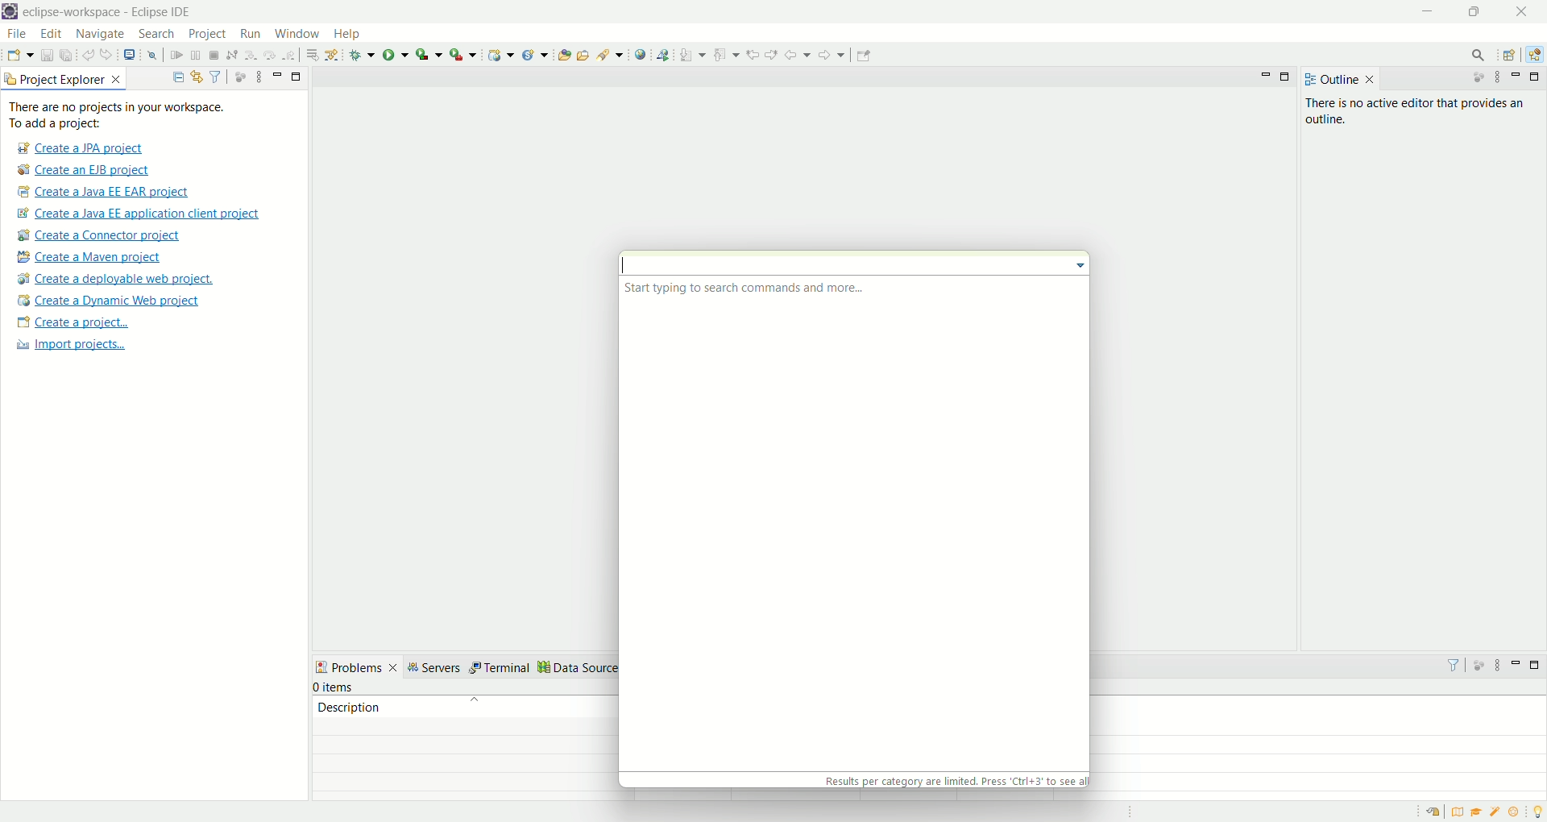 This screenshot has height=822, width=1547. Describe the element at coordinates (1517, 813) in the screenshot. I see `what's new` at that location.